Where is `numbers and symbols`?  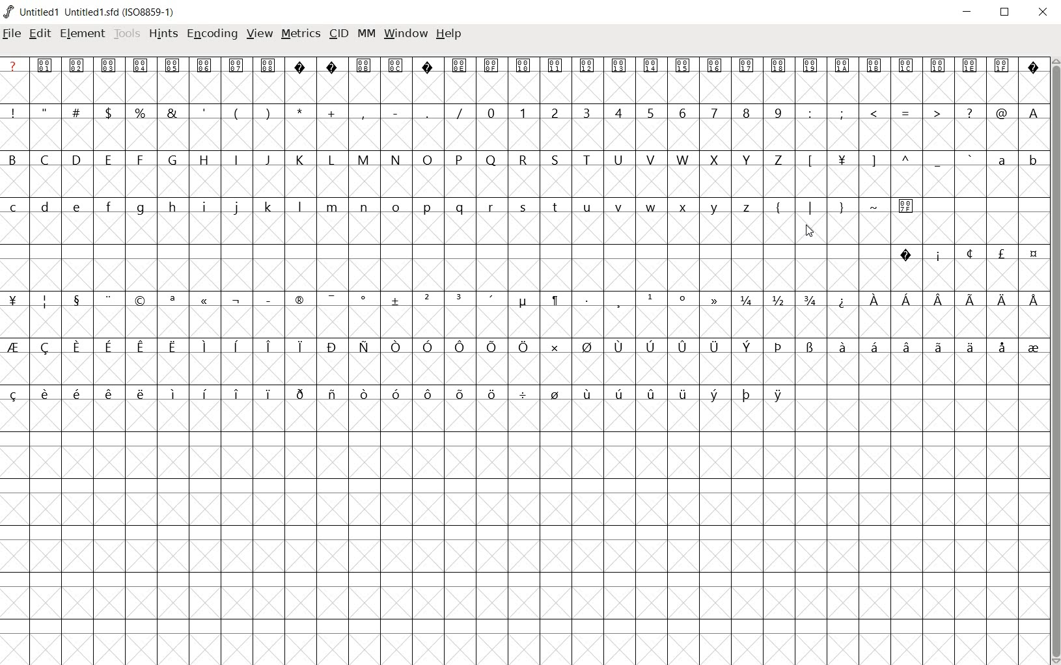 numbers and symbols is located at coordinates (525, 112).